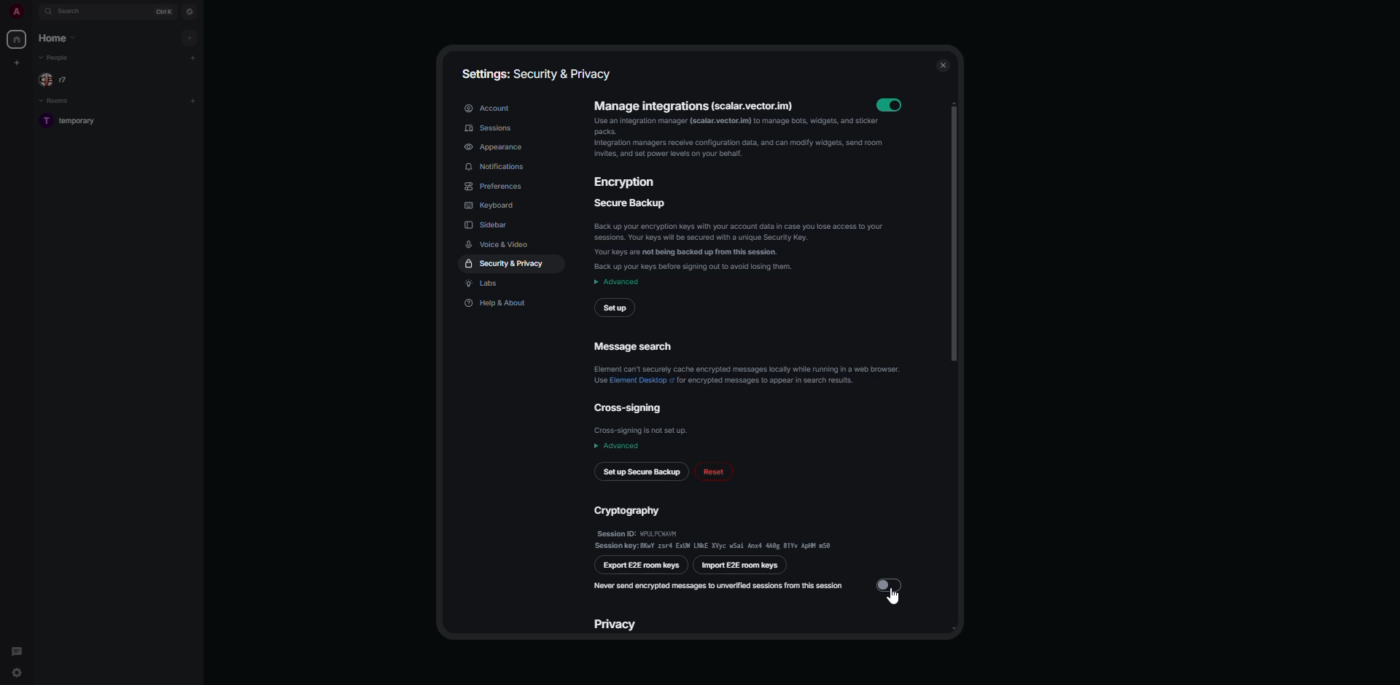  I want to click on ctrl K, so click(162, 11).